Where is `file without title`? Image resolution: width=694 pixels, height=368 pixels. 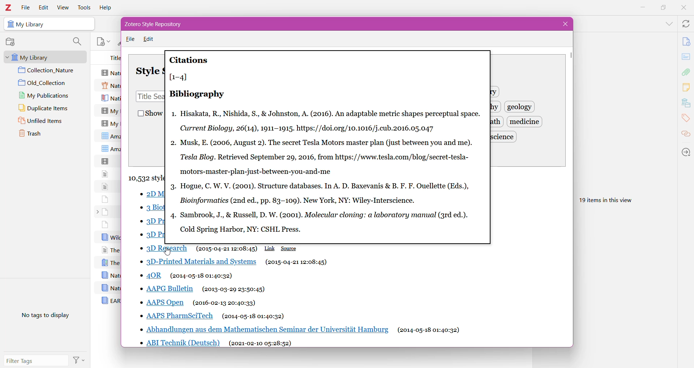 file without title is located at coordinates (106, 161).